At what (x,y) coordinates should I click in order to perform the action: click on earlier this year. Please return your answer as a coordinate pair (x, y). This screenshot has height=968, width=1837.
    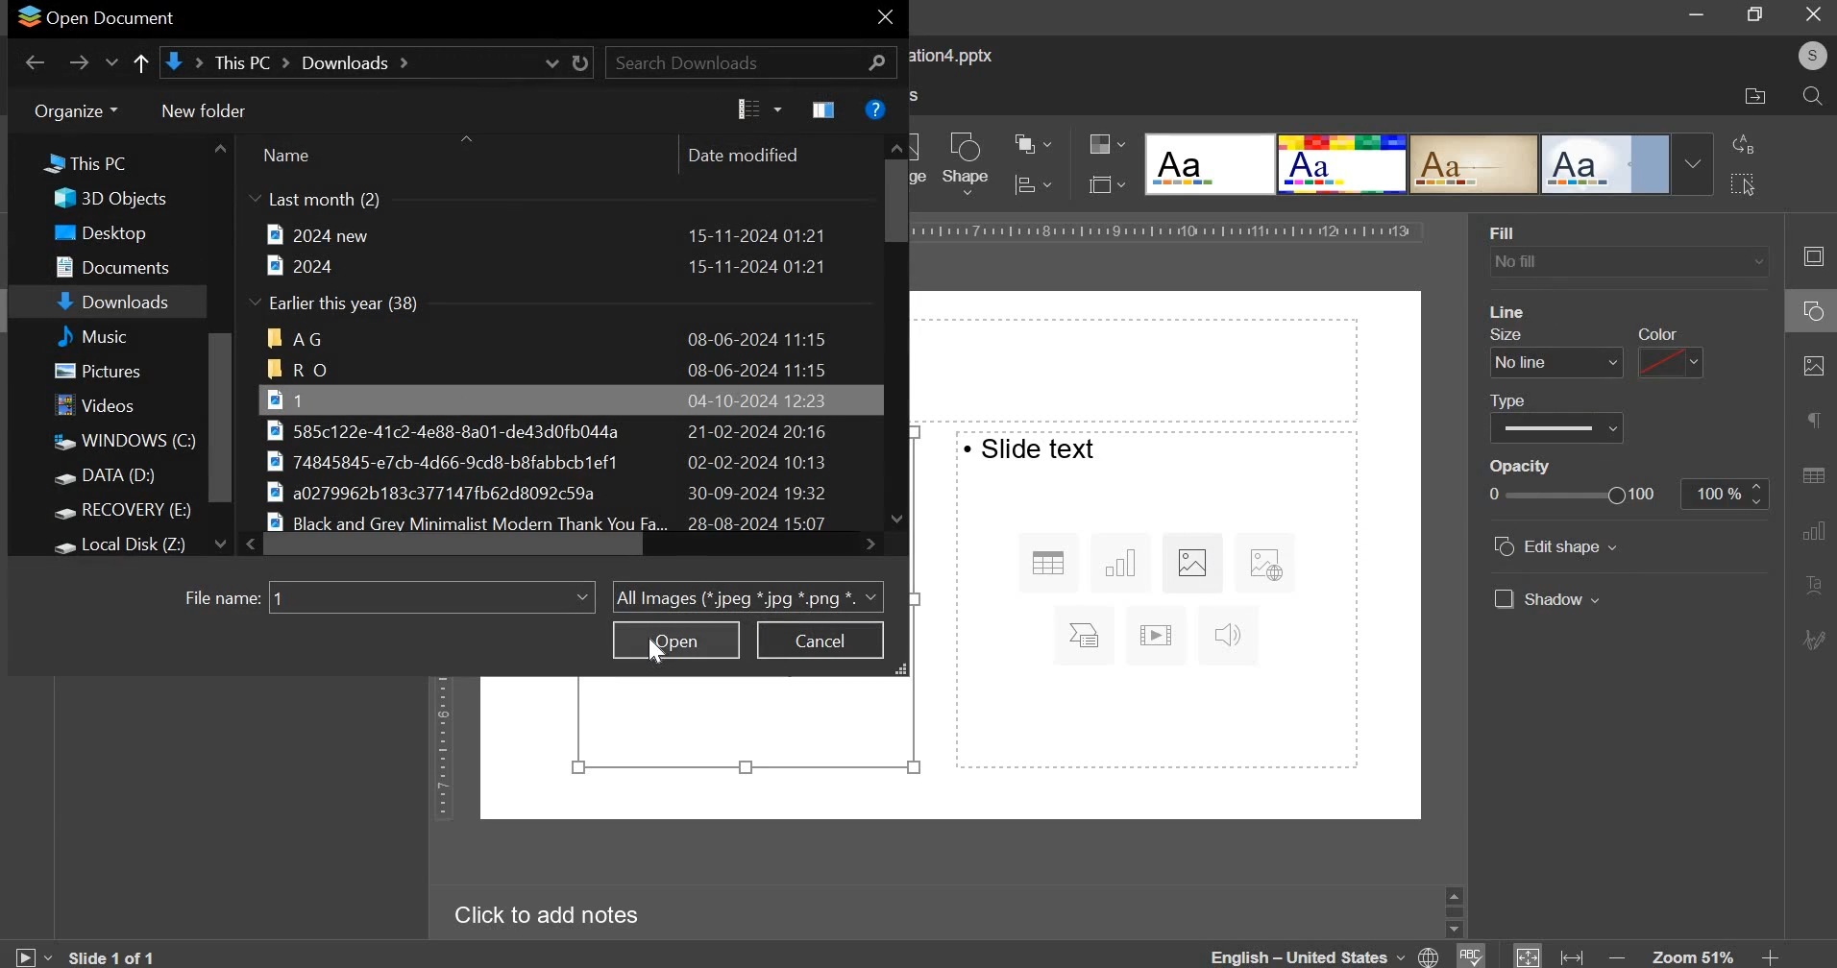
    Looking at the image, I should click on (338, 304).